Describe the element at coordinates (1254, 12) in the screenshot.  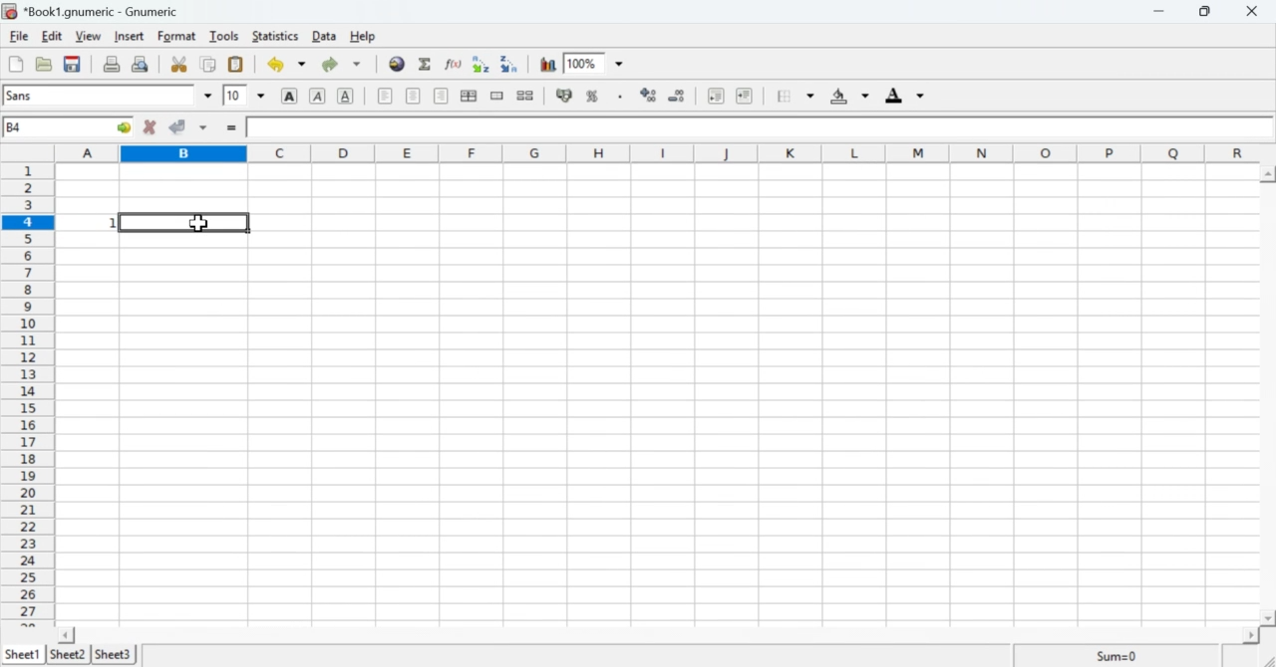
I see `Cross` at that location.